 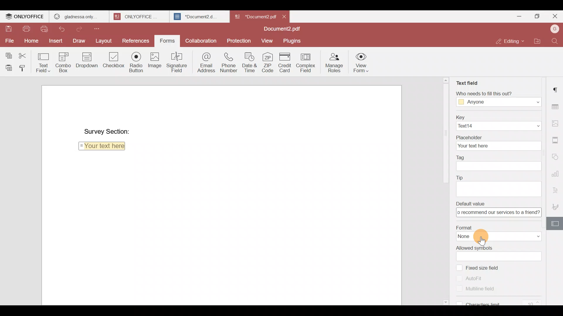 I want to click on Customize quick access toolbar, so click(x=102, y=28).